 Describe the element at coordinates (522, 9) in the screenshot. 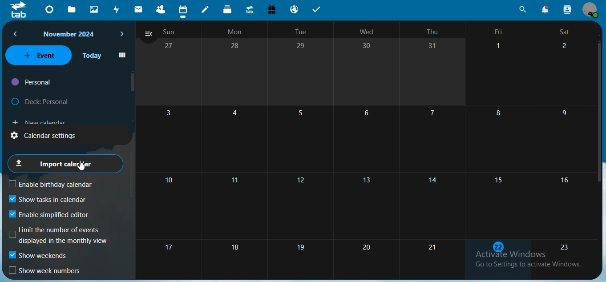

I see `search` at that location.